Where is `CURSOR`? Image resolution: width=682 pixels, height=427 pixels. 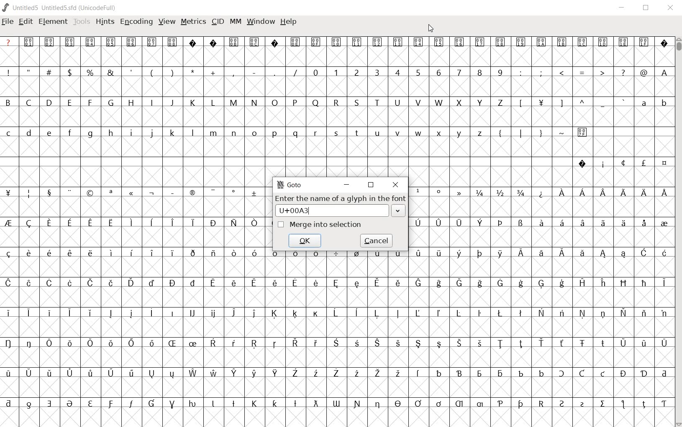 CURSOR is located at coordinates (431, 29).